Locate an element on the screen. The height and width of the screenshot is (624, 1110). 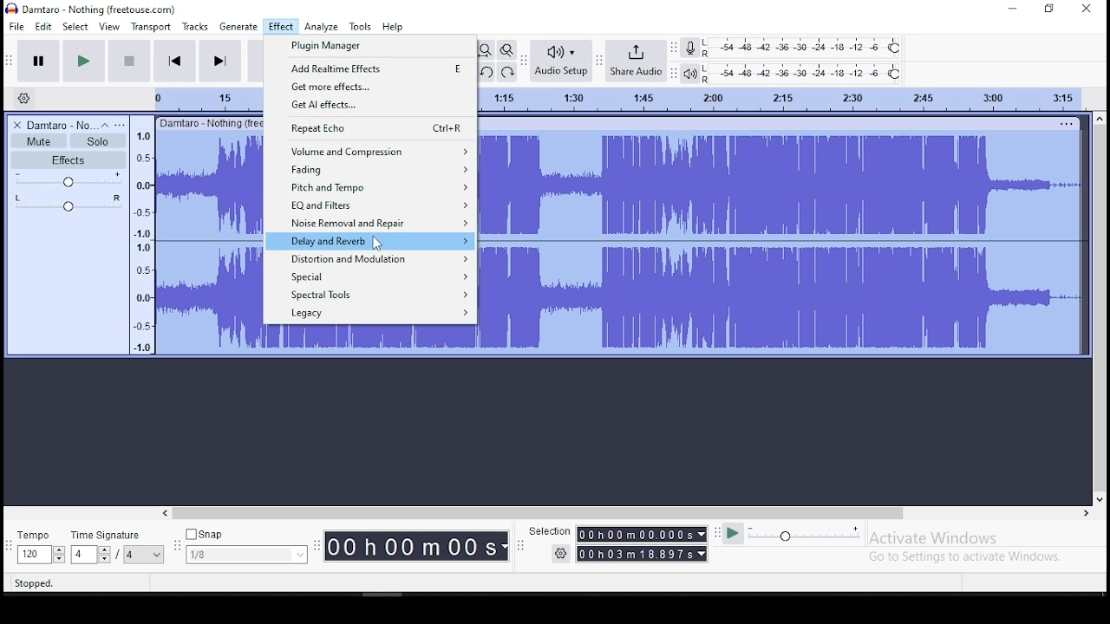
Go to Settings to activate Windows. is located at coordinates (966, 558).